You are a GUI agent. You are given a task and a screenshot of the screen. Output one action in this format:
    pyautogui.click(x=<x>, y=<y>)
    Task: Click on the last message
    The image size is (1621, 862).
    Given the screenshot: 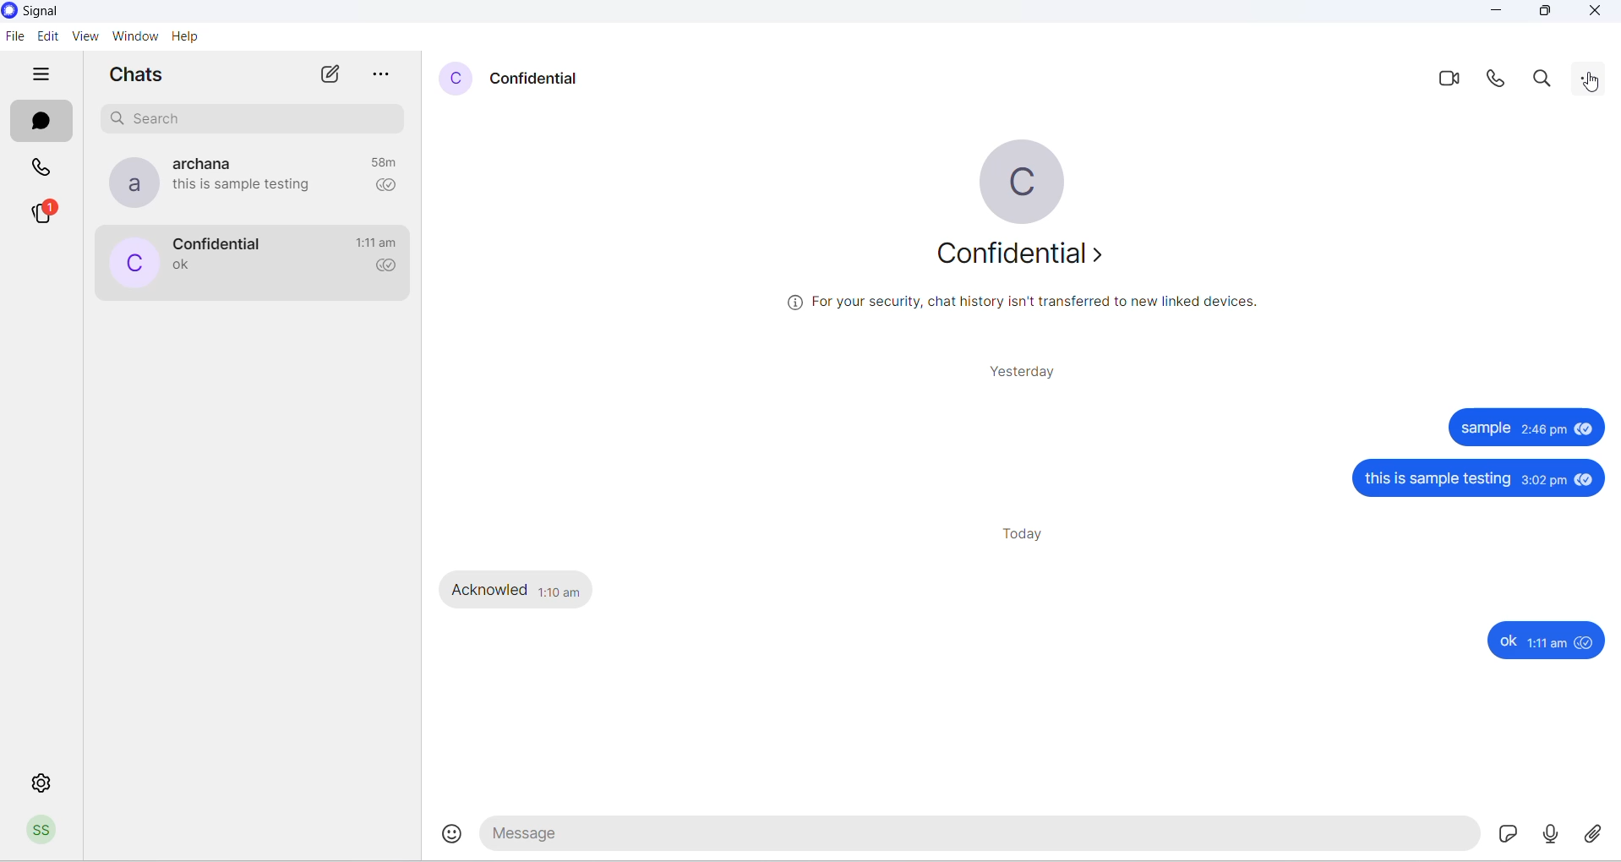 What is the action you would take?
    pyautogui.click(x=247, y=185)
    